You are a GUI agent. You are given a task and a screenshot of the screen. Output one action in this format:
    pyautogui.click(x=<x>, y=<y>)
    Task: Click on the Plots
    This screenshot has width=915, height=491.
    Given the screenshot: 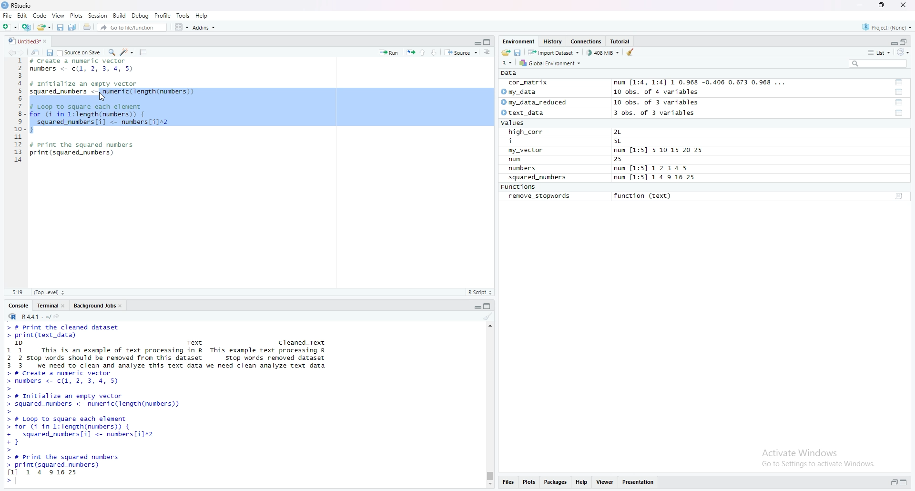 What is the action you would take?
    pyautogui.click(x=76, y=15)
    